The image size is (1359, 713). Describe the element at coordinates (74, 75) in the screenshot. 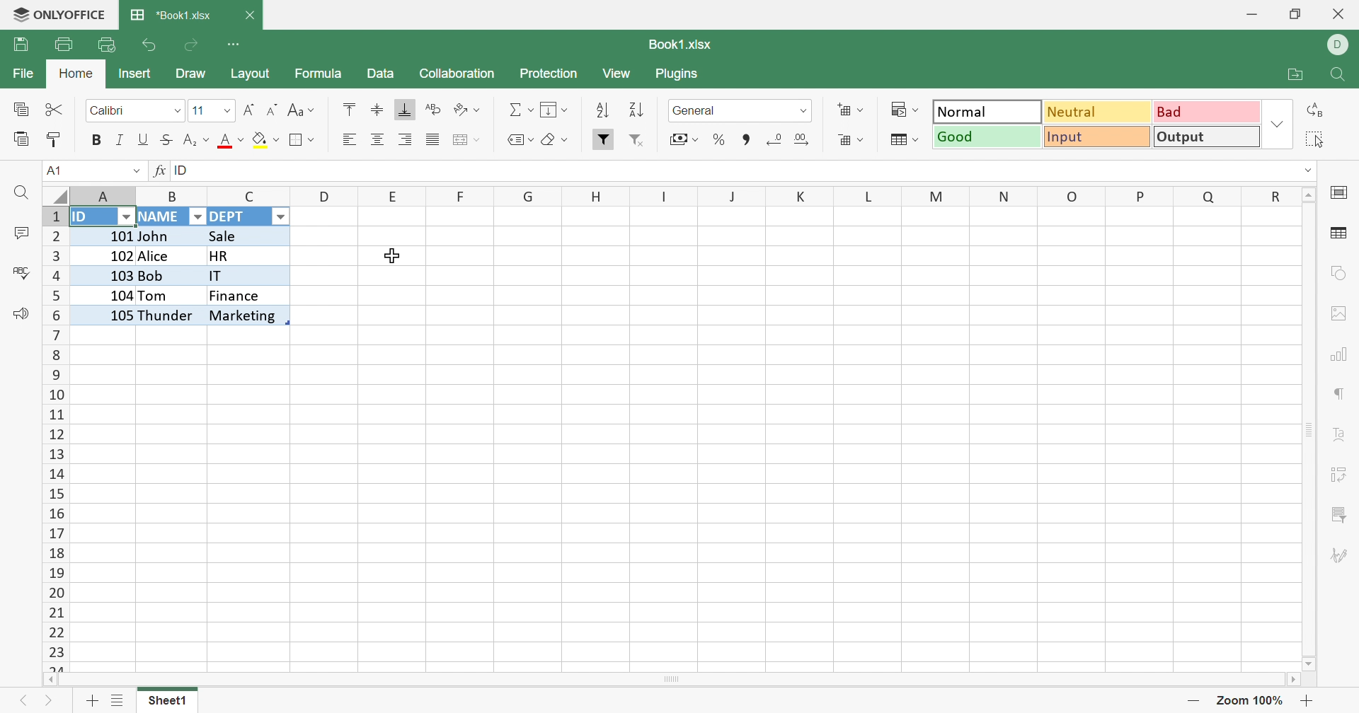

I see `Home` at that location.